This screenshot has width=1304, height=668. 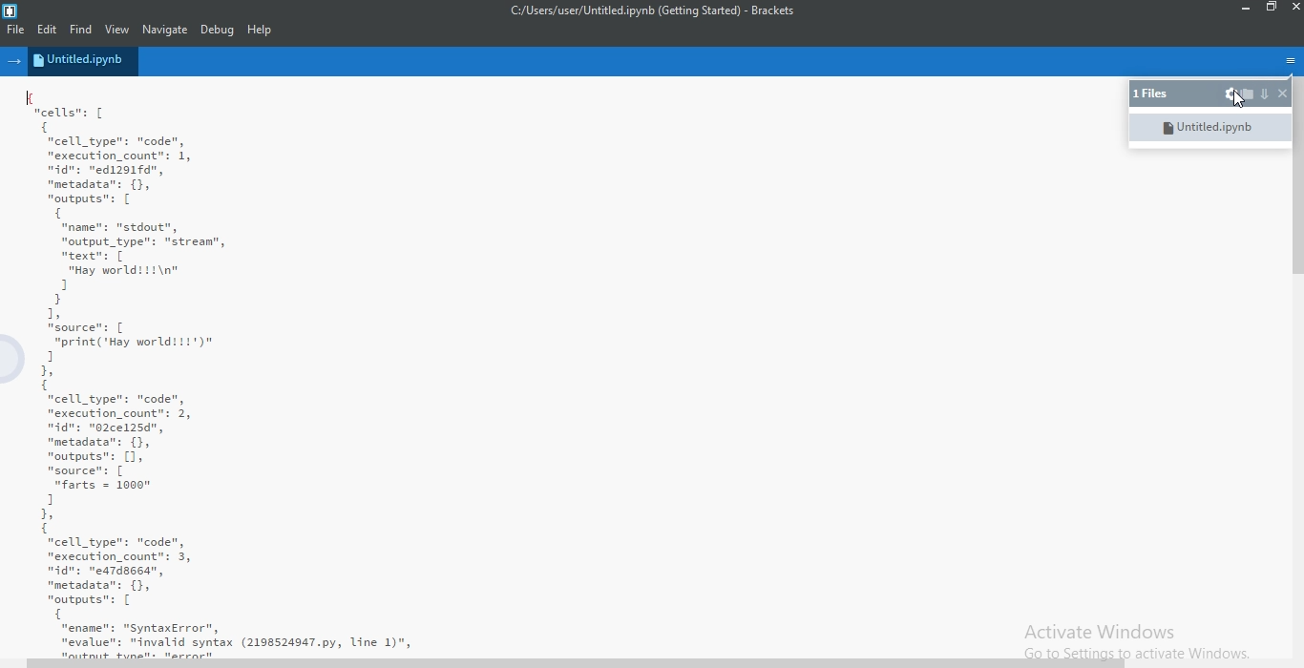 What do you see at coordinates (85, 30) in the screenshot?
I see `Find` at bounding box center [85, 30].